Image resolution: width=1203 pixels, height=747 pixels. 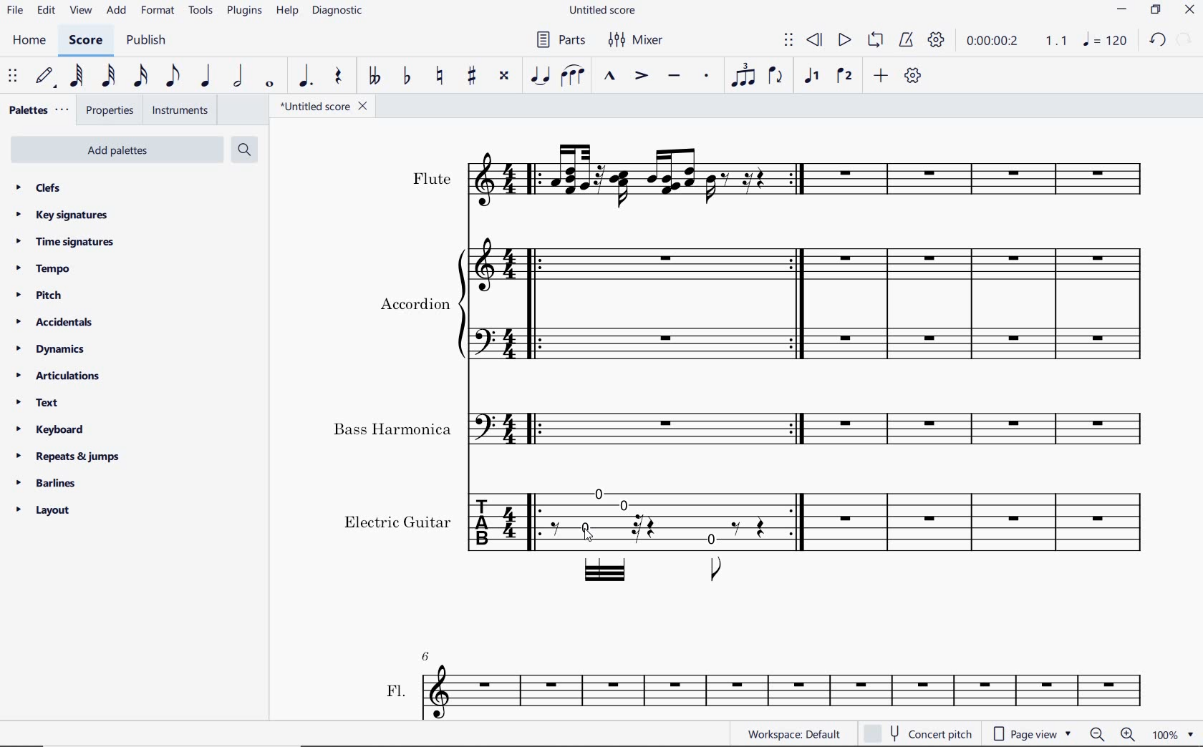 I want to click on text, so click(x=37, y=403).